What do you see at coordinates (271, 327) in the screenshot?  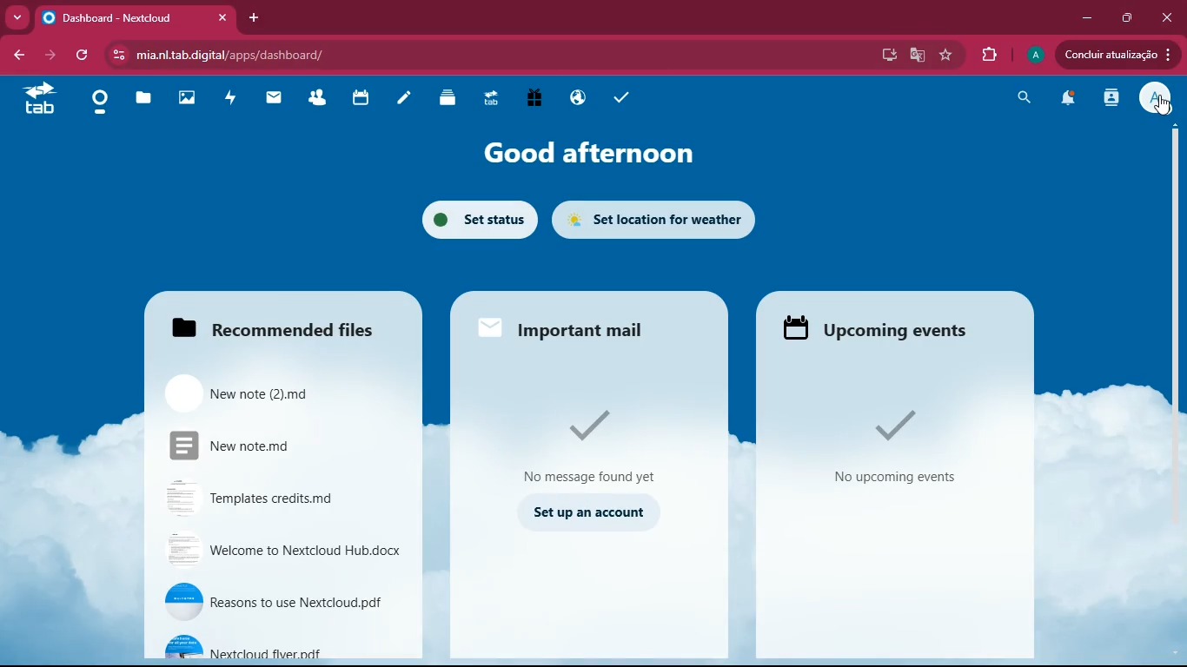 I see `Recommended files` at bounding box center [271, 327].